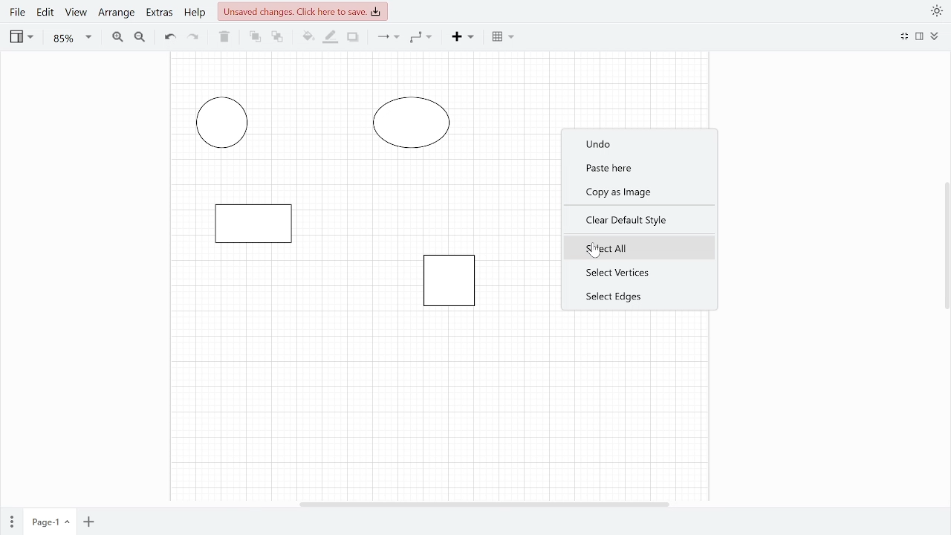  I want to click on pointer, so click(597, 250).